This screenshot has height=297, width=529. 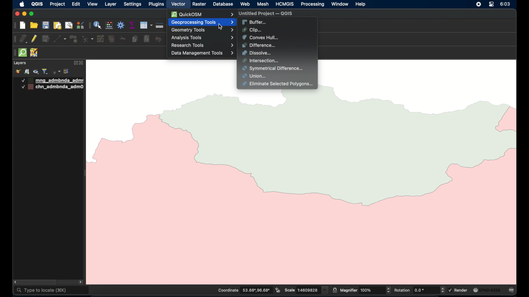 What do you see at coordinates (259, 45) in the screenshot?
I see `difference` at bounding box center [259, 45].